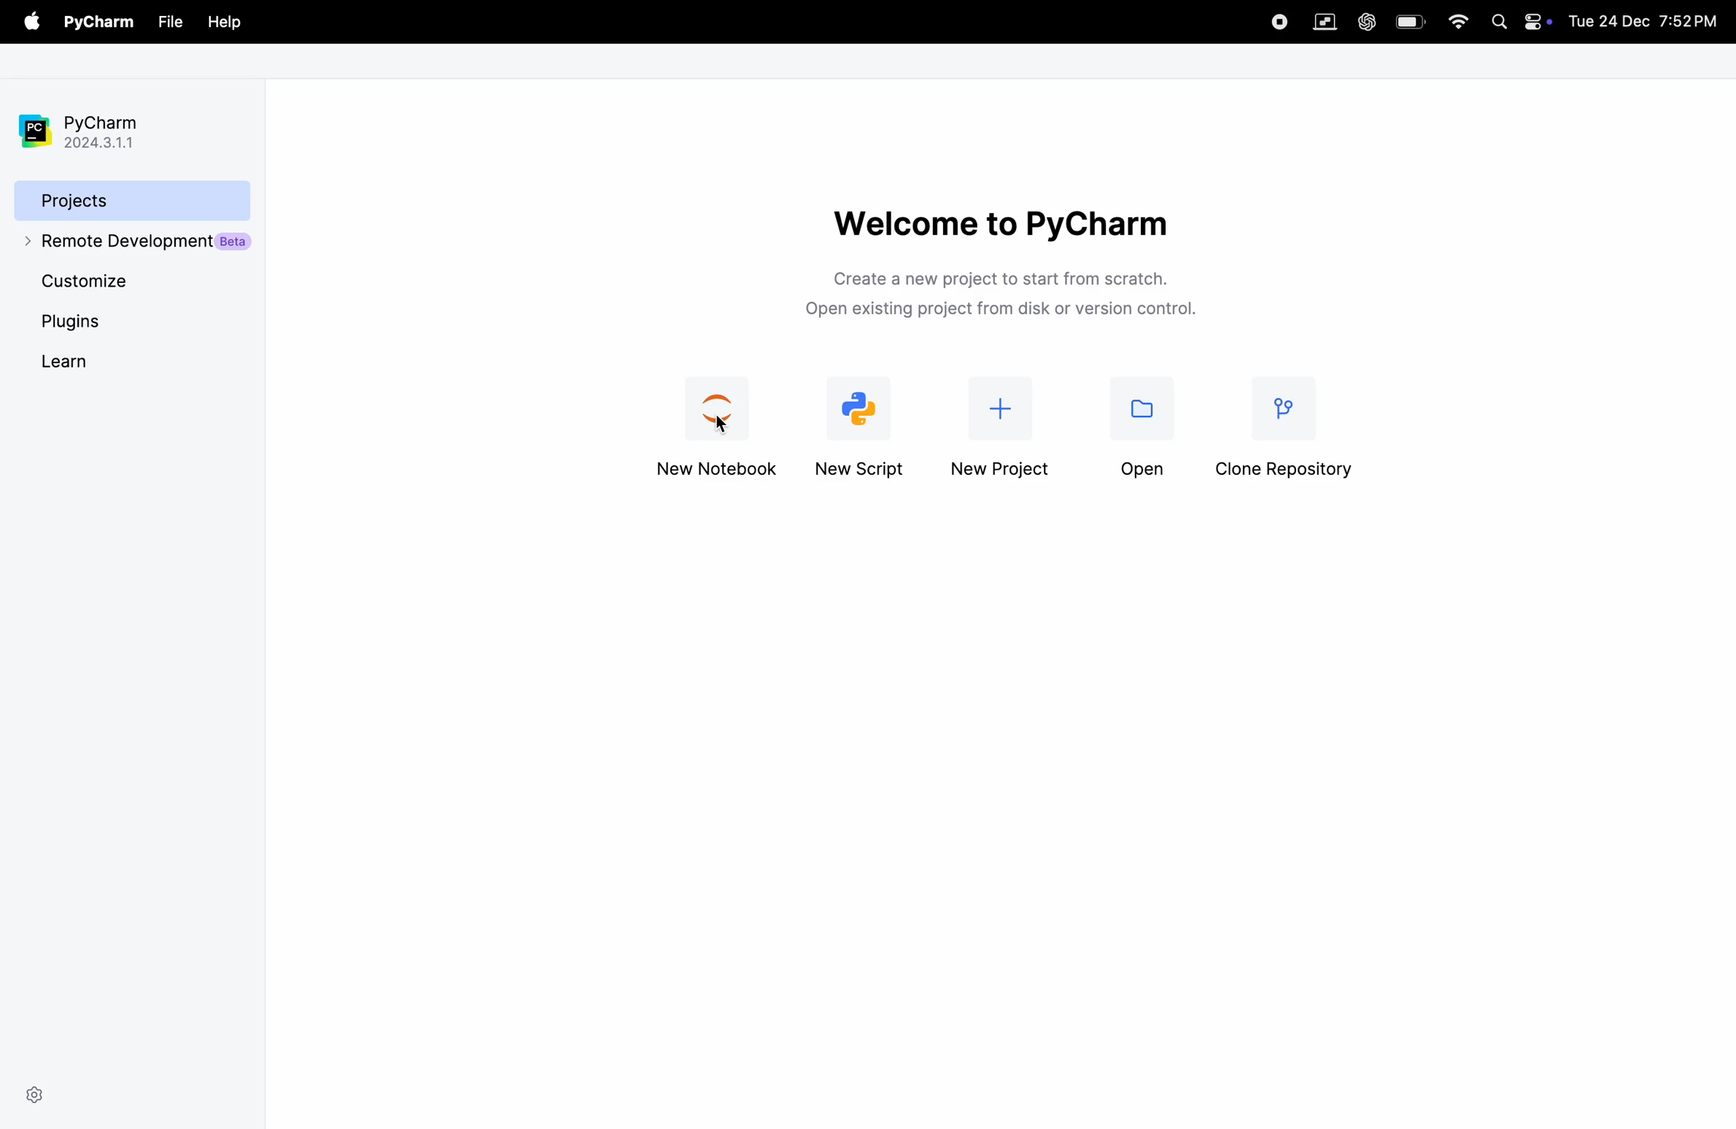 The width and height of the screenshot is (1736, 1129). What do you see at coordinates (1322, 25) in the screenshot?
I see `parallel space` at bounding box center [1322, 25].